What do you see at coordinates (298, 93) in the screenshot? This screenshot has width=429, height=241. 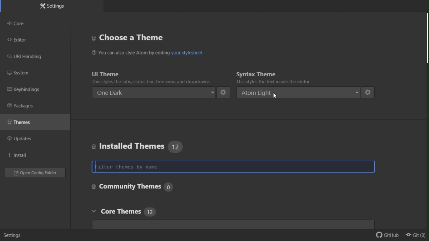 I see `atom light` at bounding box center [298, 93].